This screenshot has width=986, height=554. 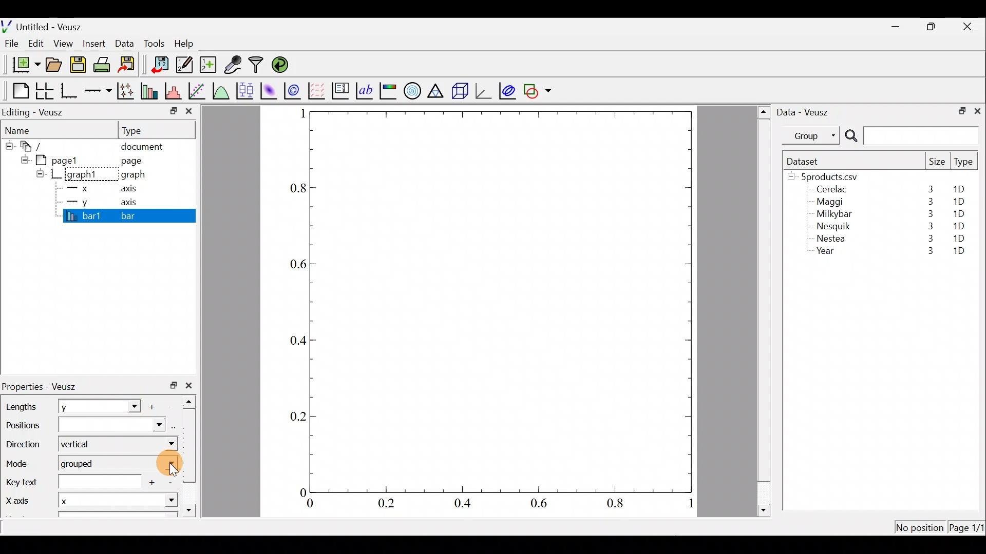 I want to click on minimize, so click(x=173, y=110).